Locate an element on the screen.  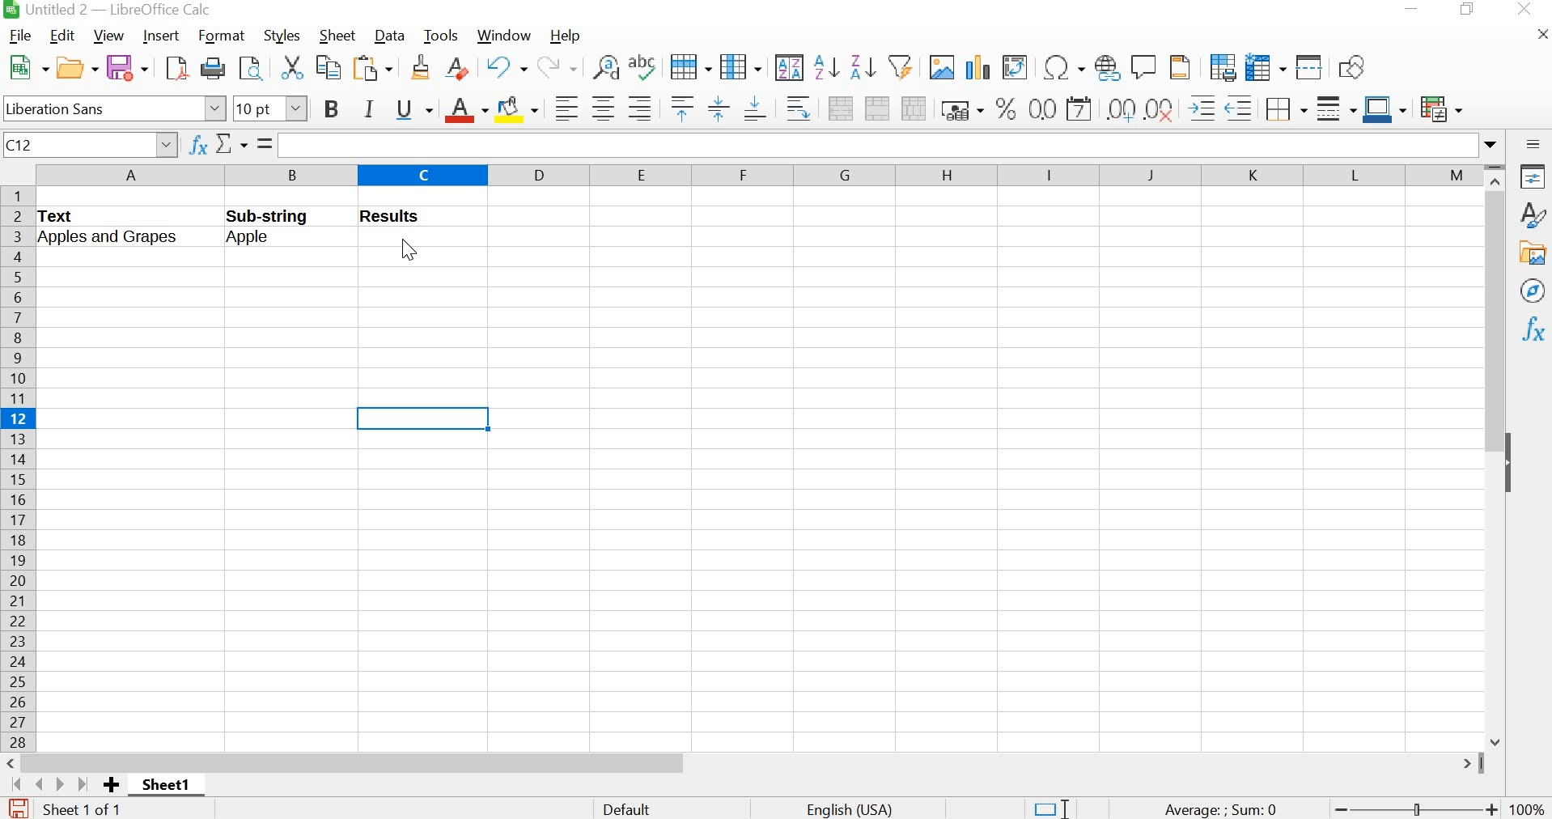
text language is located at coordinates (858, 808).